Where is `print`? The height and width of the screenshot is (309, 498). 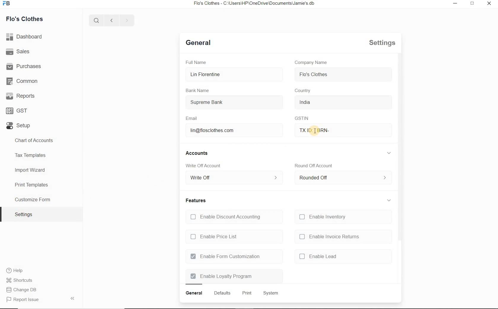
print is located at coordinates (246, 294).